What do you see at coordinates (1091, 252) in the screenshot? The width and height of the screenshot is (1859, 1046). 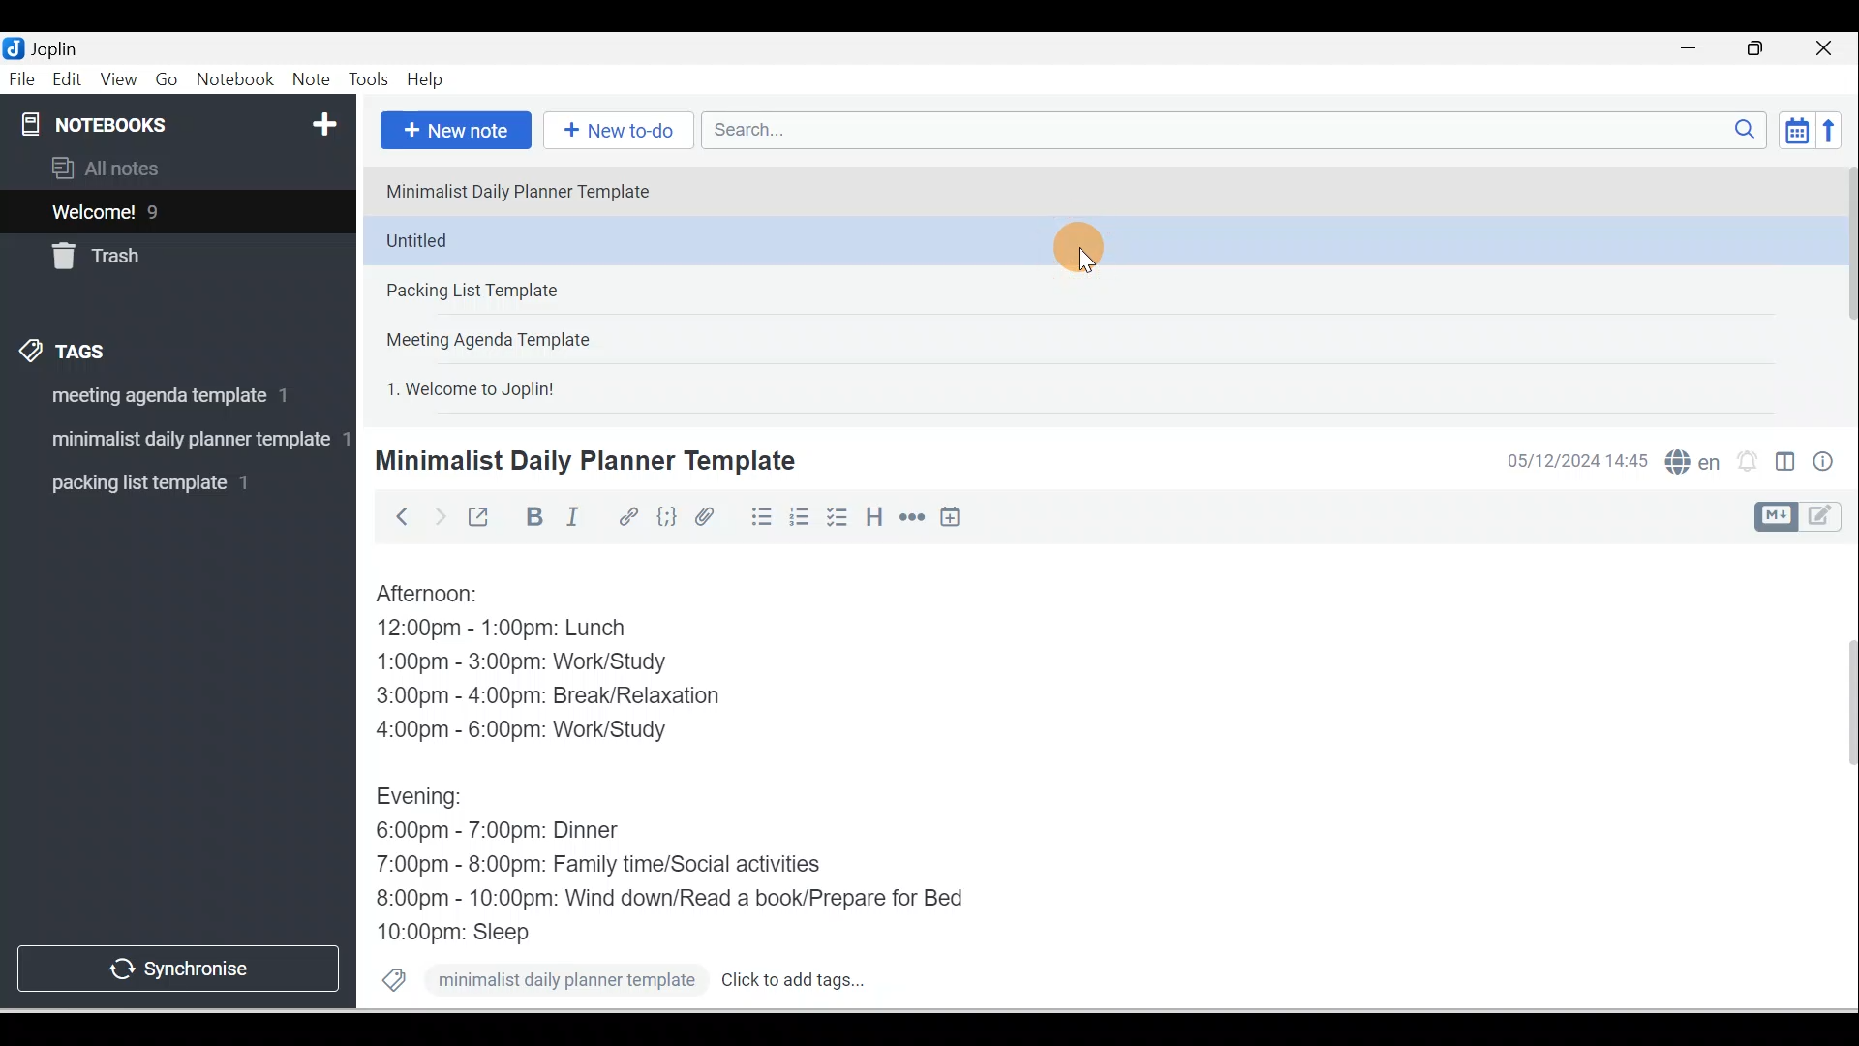 I see `Cursor` at bounding box center [1091, 252].